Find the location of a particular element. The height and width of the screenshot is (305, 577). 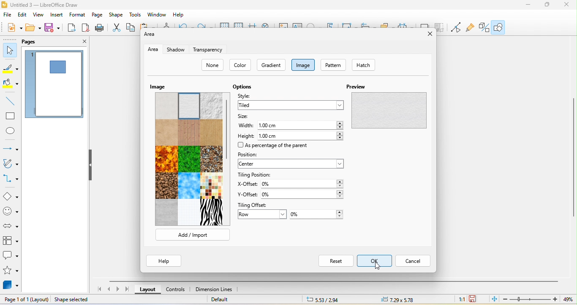

redo is located at coordinates (206, 26).